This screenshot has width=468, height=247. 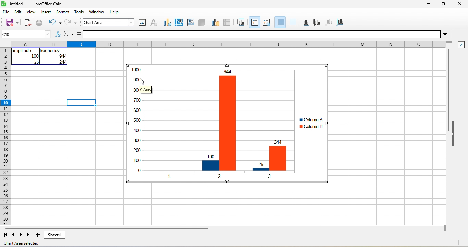 I want to click on minimize, so click(x=428, y=4).